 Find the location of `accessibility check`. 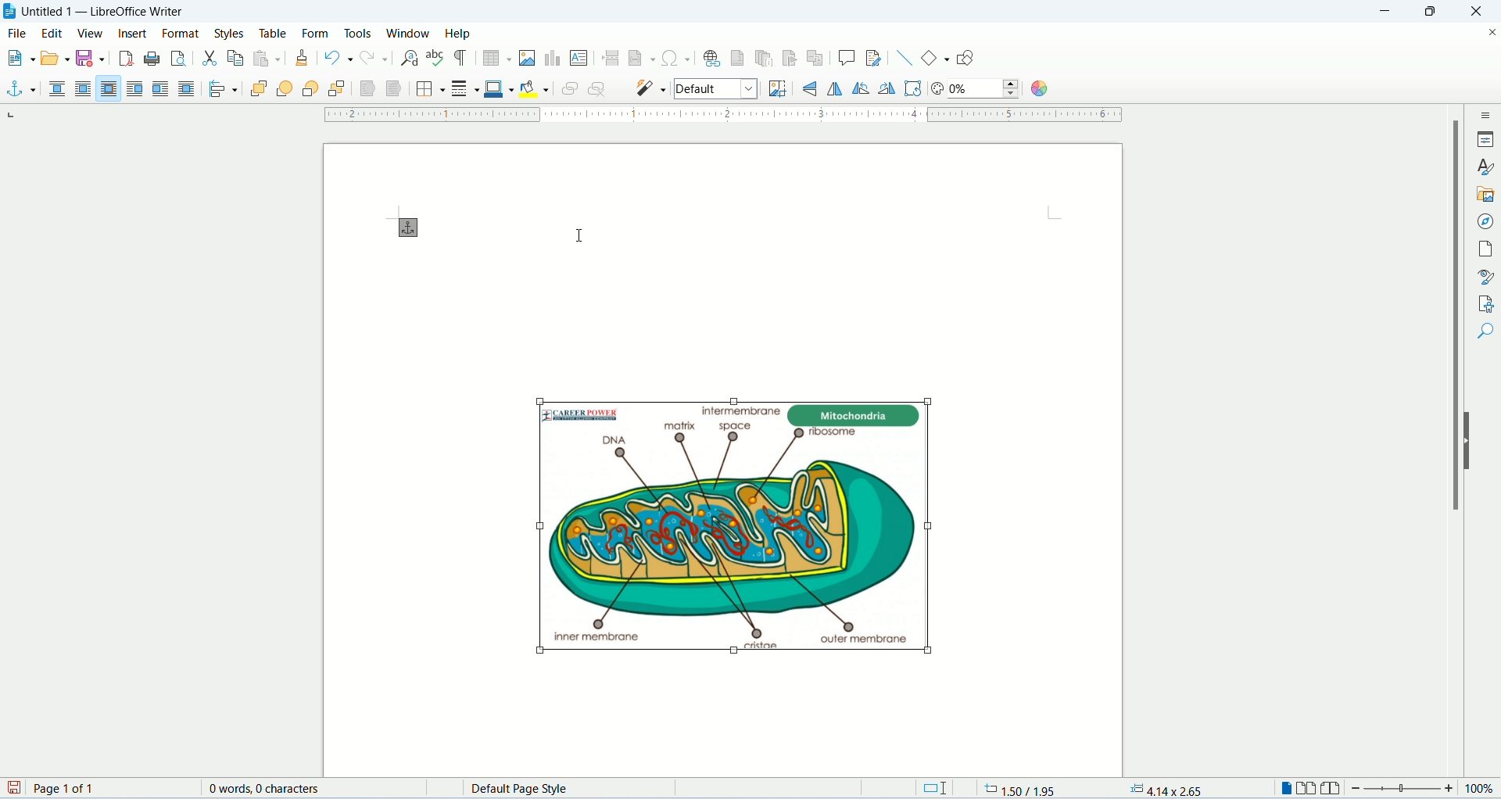

accessibility check is located at coordinates (1485, 331).